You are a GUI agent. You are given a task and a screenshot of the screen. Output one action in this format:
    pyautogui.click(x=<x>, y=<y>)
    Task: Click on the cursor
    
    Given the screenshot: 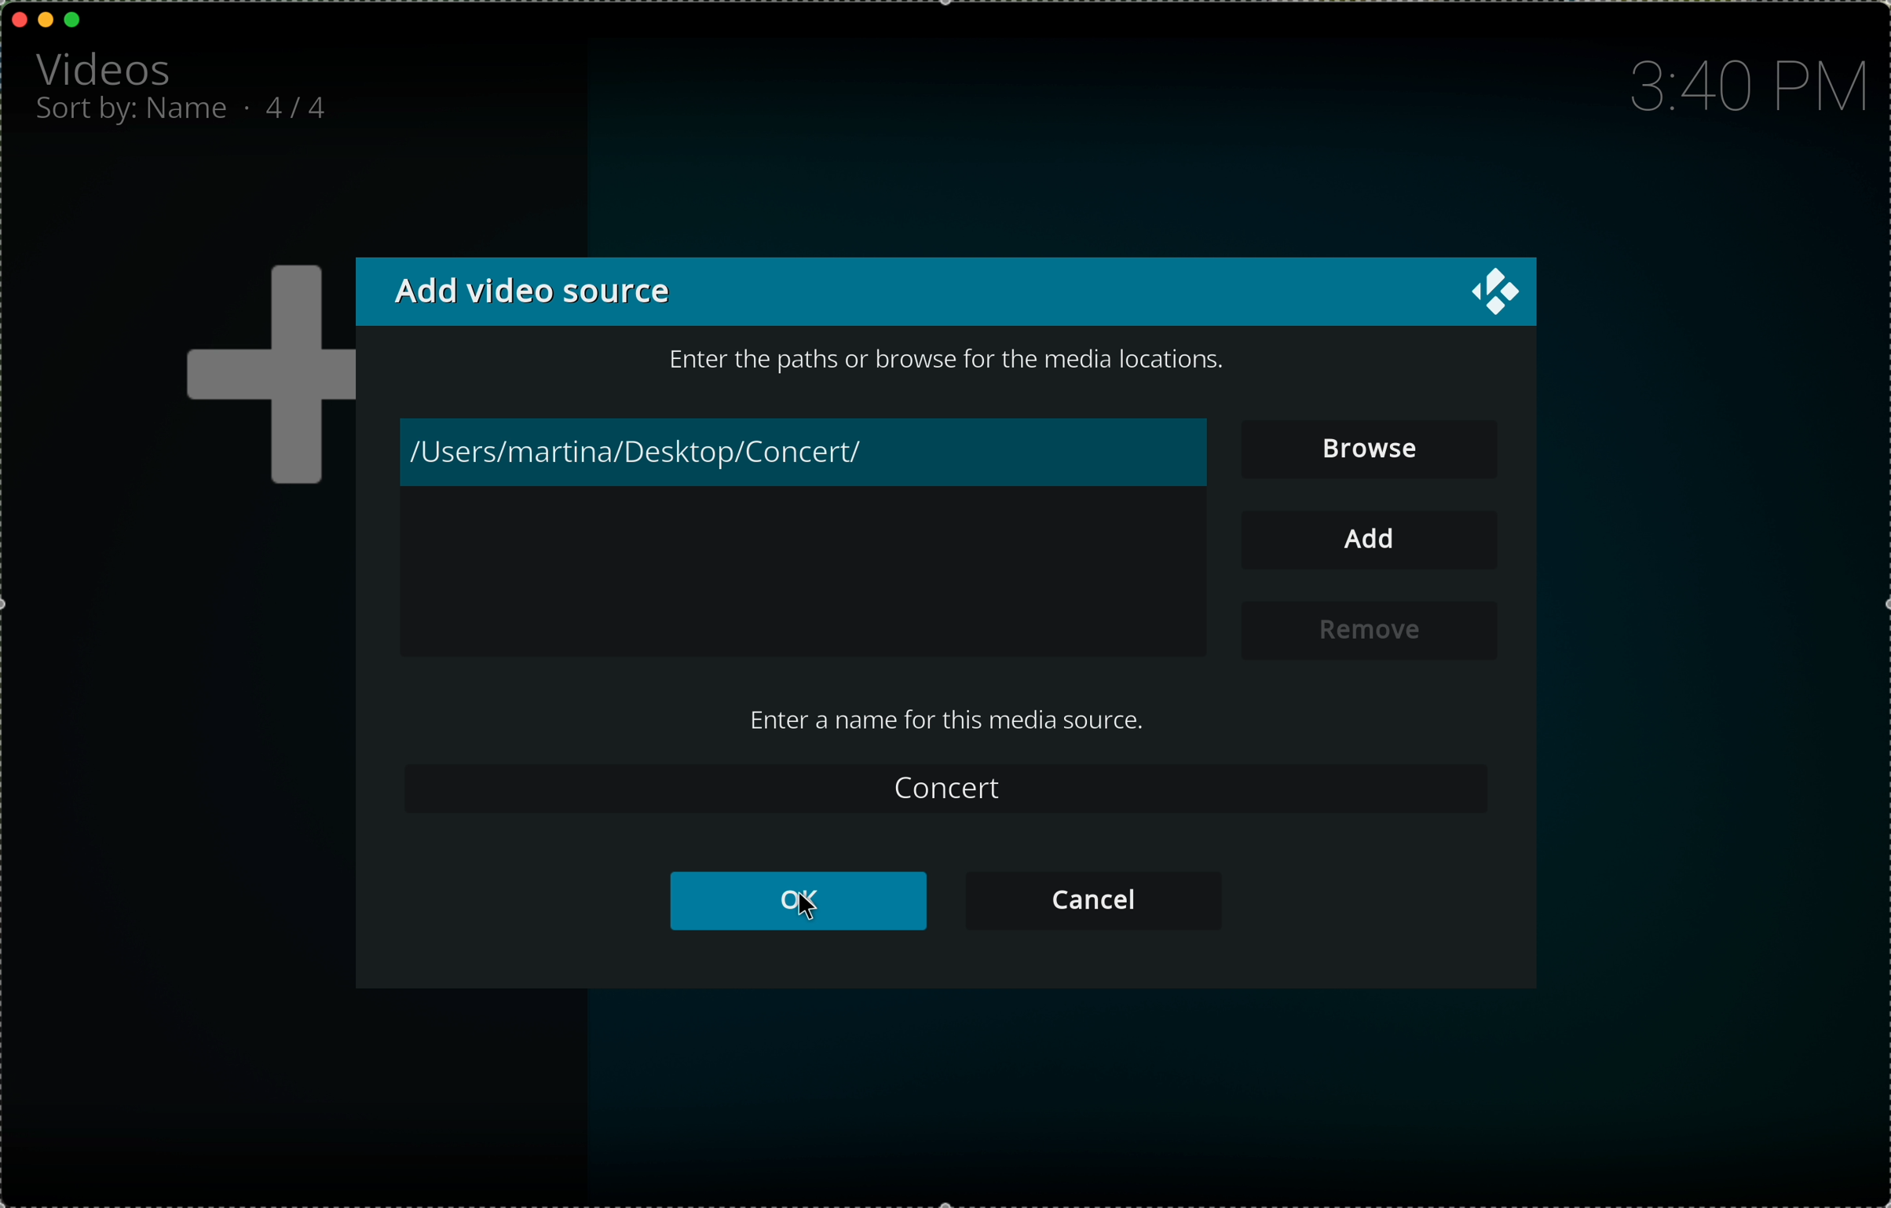 What is the action you would take?
    pyautogui.click(x=798, y=911)
    